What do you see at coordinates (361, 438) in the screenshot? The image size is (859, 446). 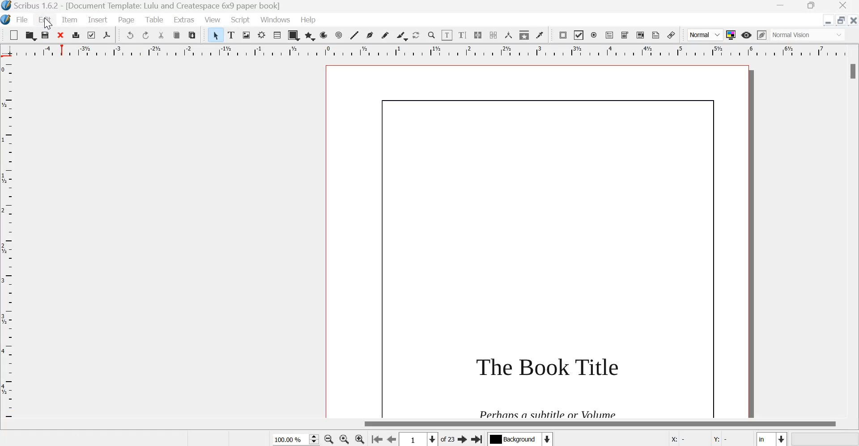 I see `Zoom in` at bounding box center [361, 438].